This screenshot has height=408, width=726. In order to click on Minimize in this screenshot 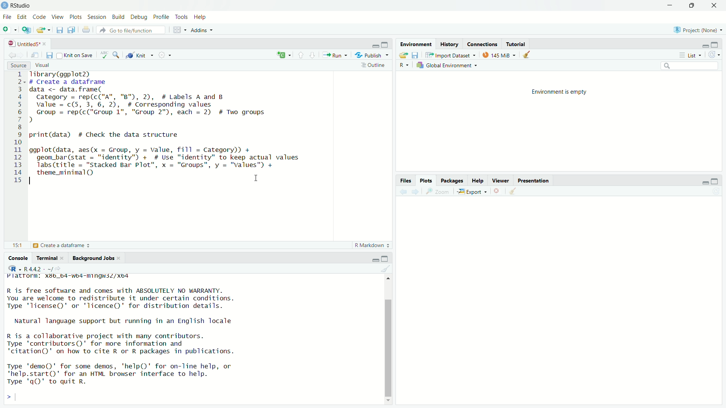, I will do `click(704, 182)`.